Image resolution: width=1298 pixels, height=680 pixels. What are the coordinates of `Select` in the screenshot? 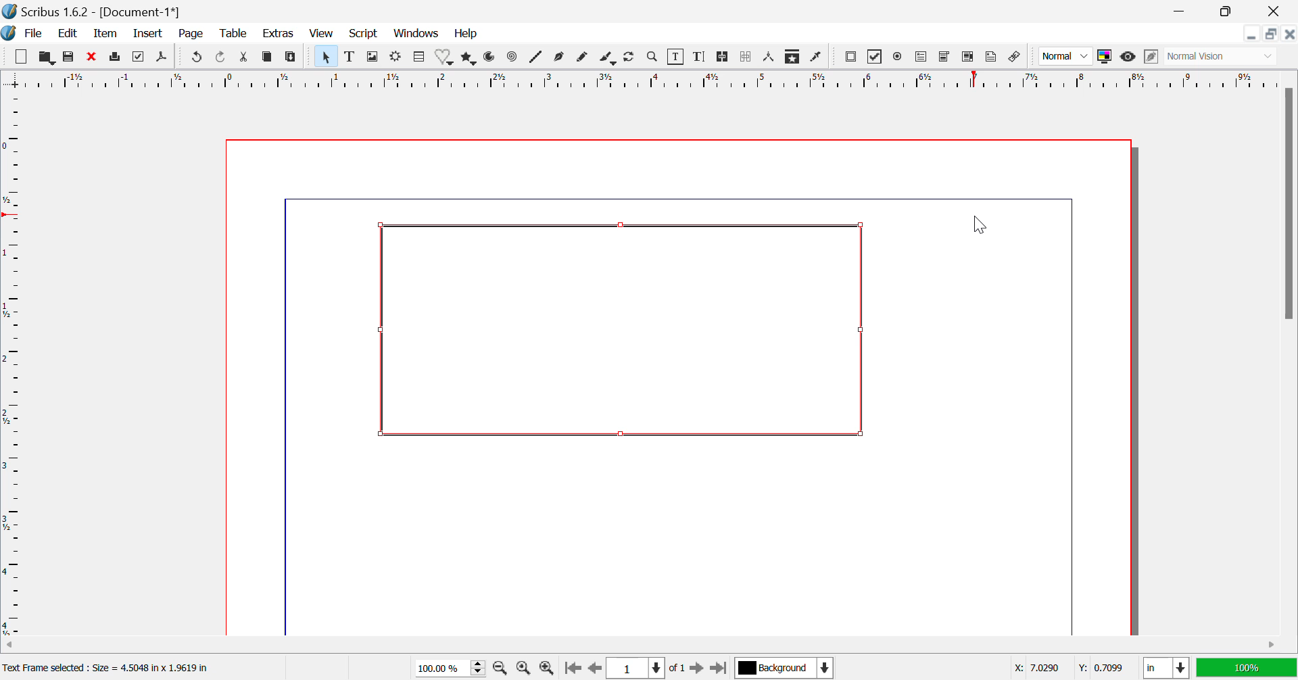 It's located at (325, 56).